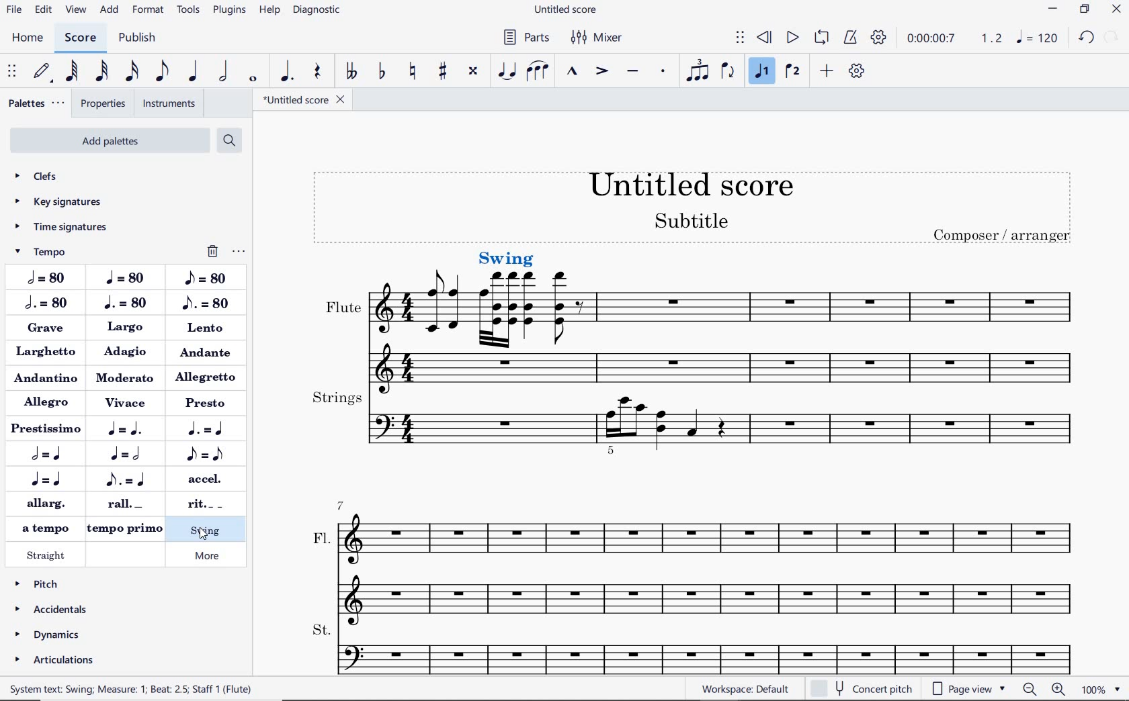  I want to click on key signatures, so click(67, 202).